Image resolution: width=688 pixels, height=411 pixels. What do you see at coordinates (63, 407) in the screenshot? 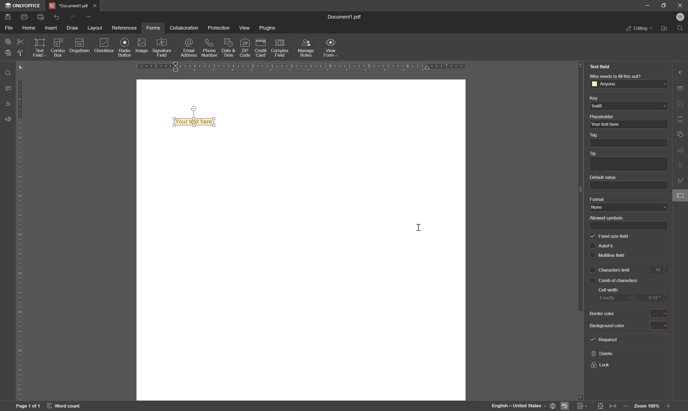
I see `word count` at bounding box center [63, 407].